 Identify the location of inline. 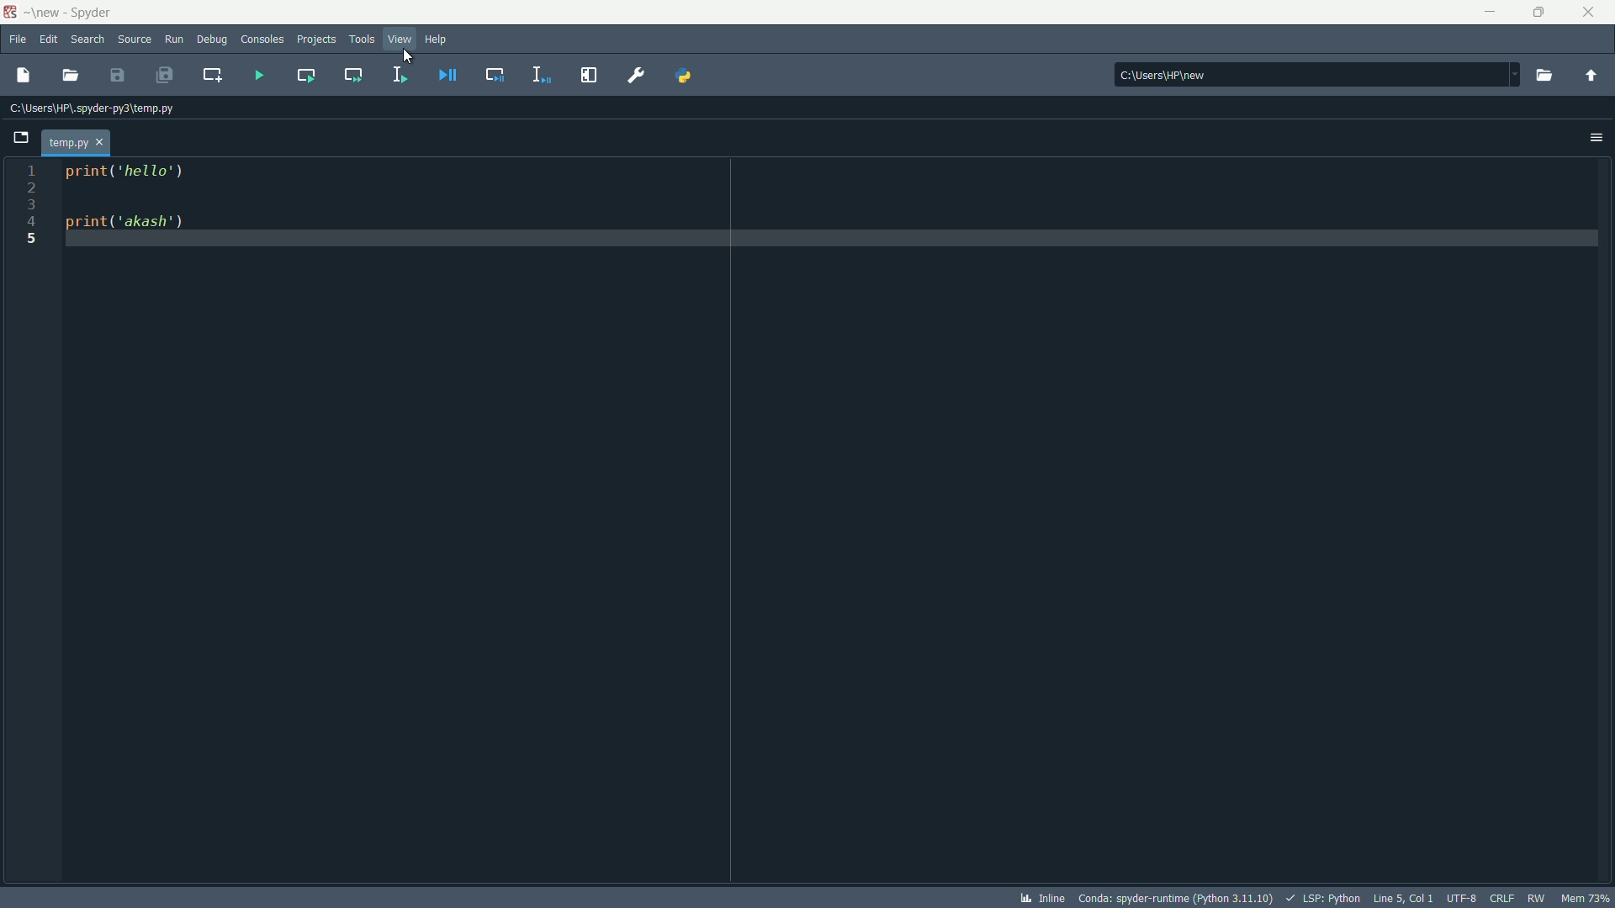
(1040, 899).